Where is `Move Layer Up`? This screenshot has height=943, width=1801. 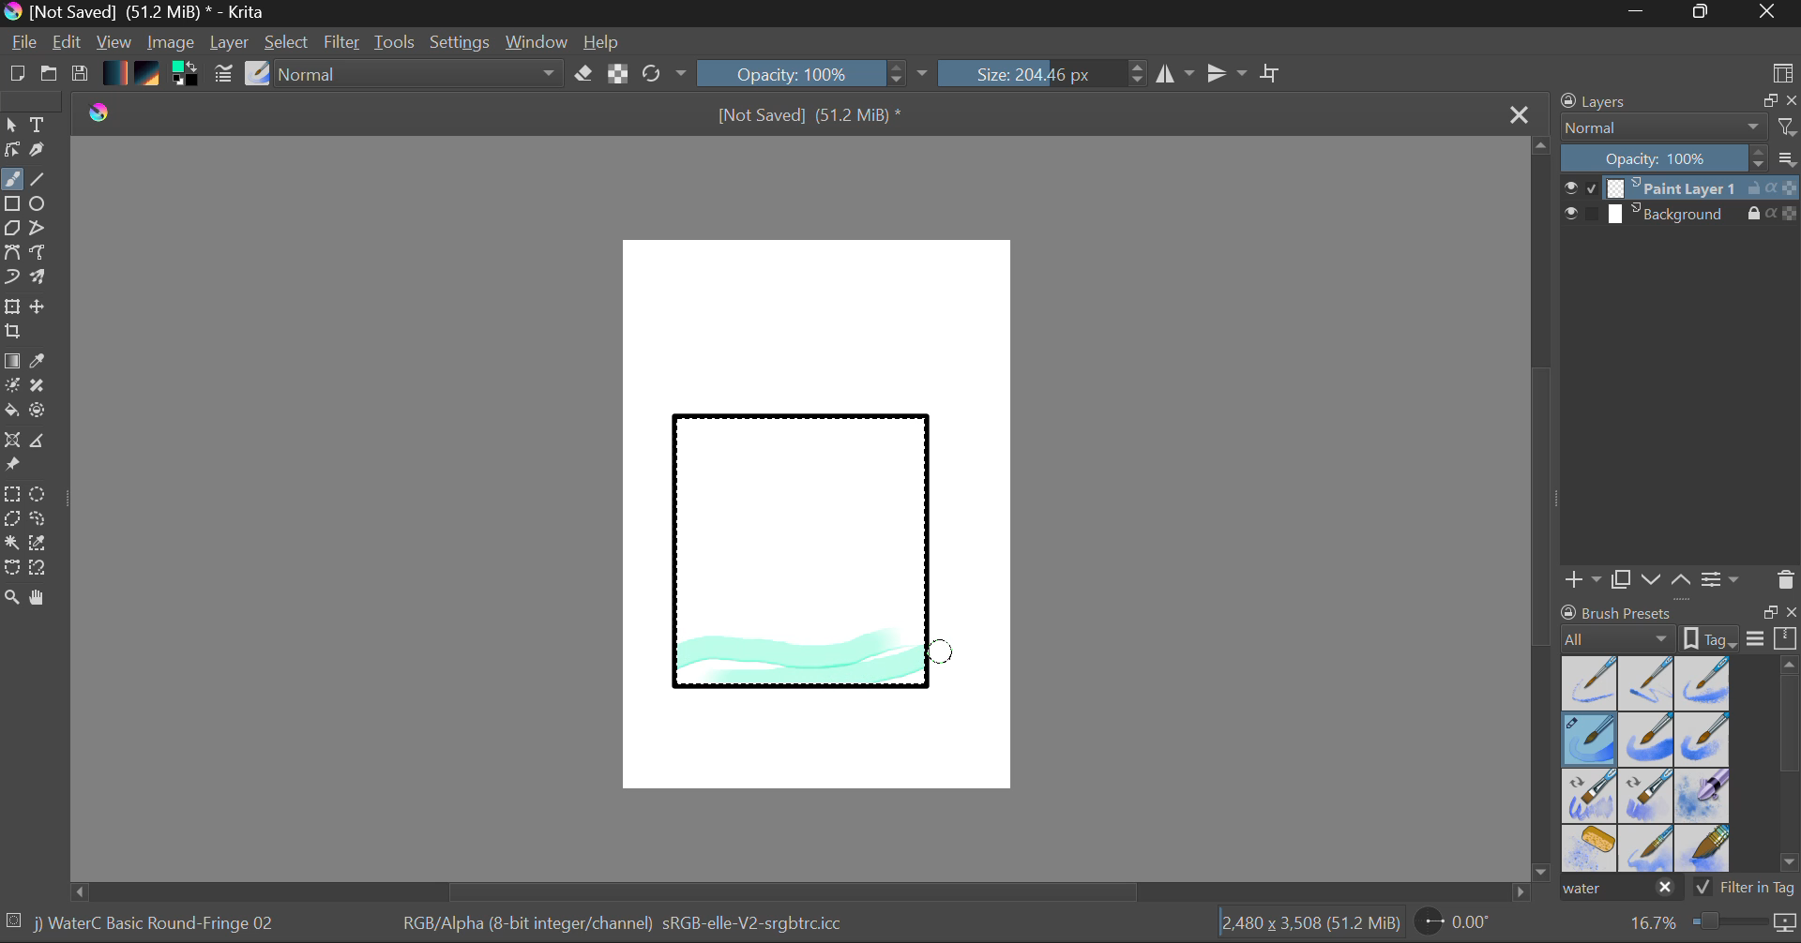
Move Layer Up is located at coordinates (1682, 578).